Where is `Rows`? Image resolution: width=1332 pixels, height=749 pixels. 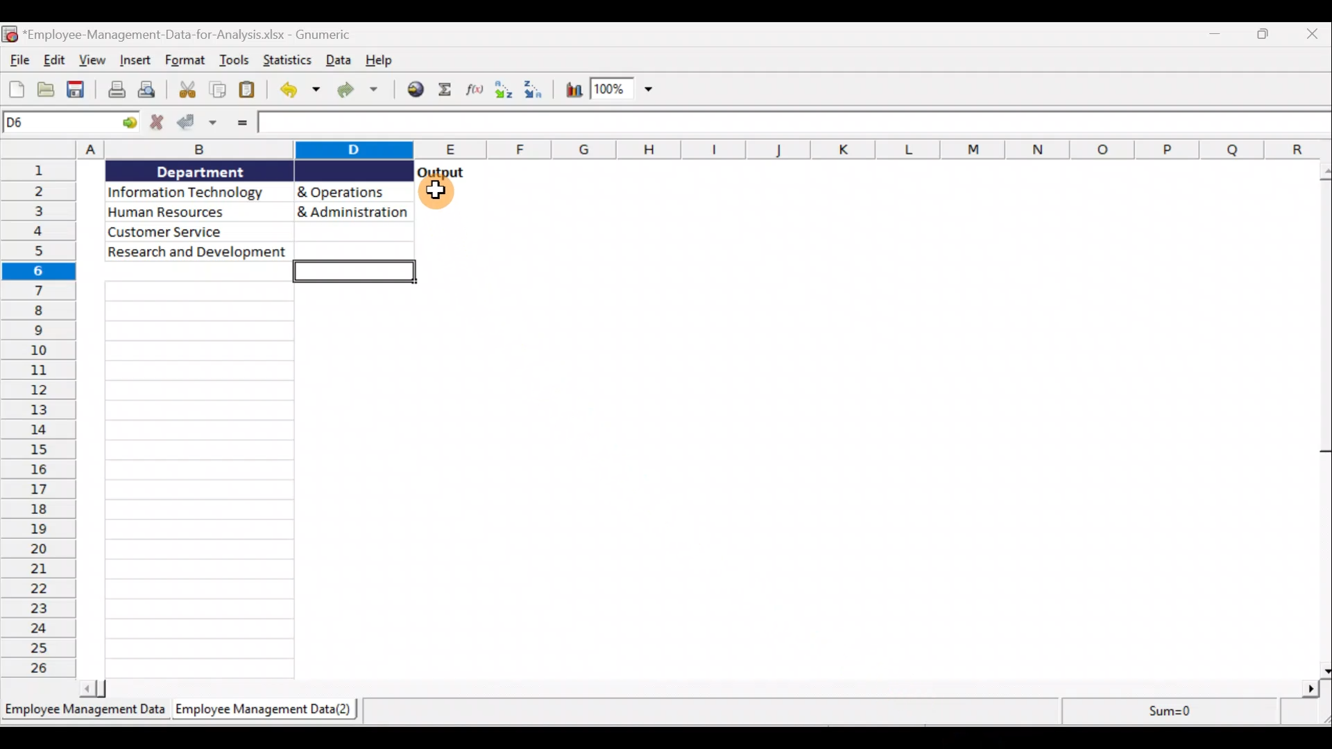
Rows is located at coordinates (41, 420).